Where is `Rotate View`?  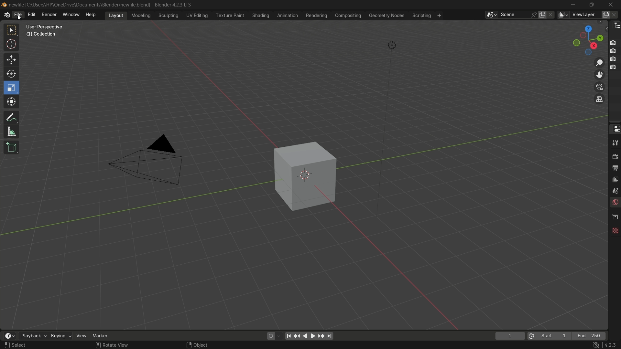 Rotate View is located at coordinates (112, 345).